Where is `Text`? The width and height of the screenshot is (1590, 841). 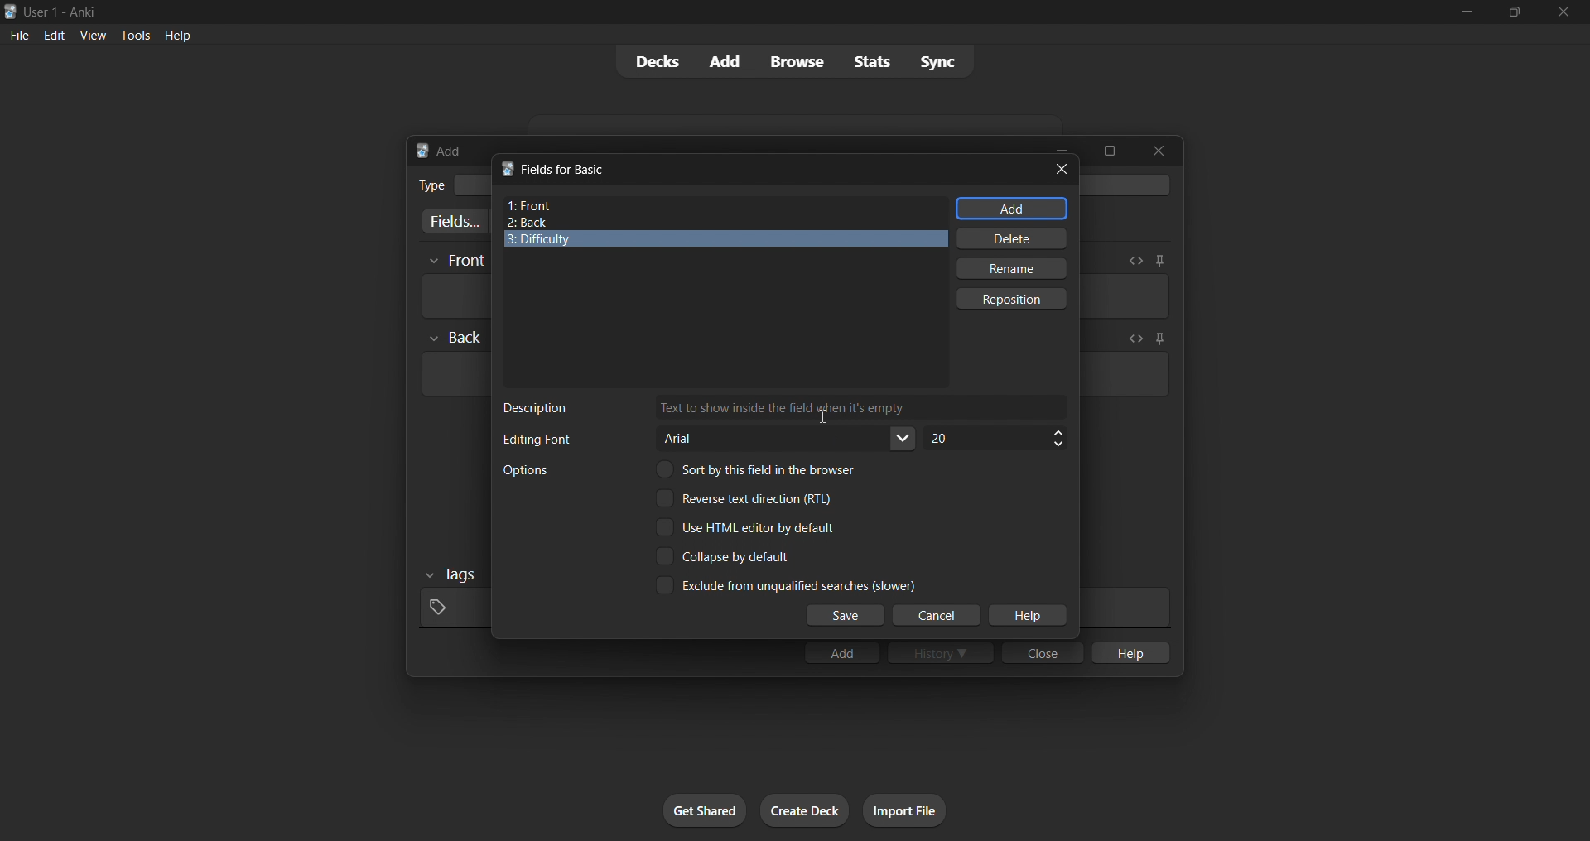 Text is located at coordinates (536, 408).